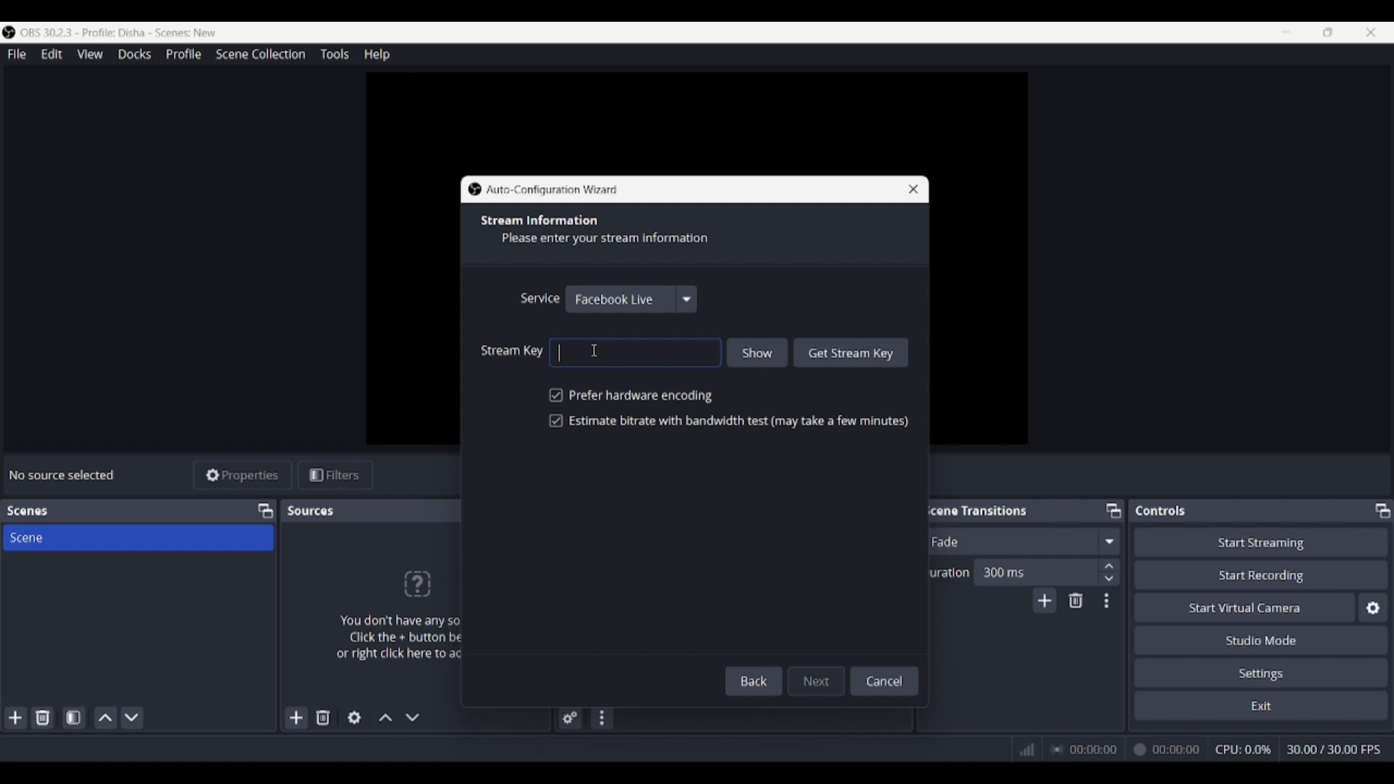 The height and width of the screenshot is (784, 1394). Describe the element at coordinates (1023, 749) in the screenshot. I see `Network` at that location.